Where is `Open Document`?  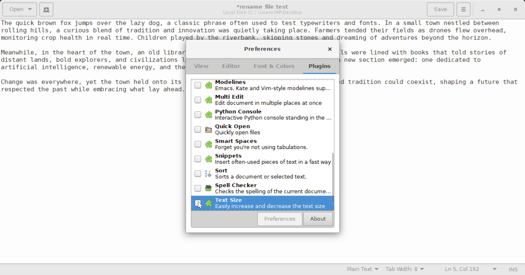 Open Document is located at coordinates (20, 9).